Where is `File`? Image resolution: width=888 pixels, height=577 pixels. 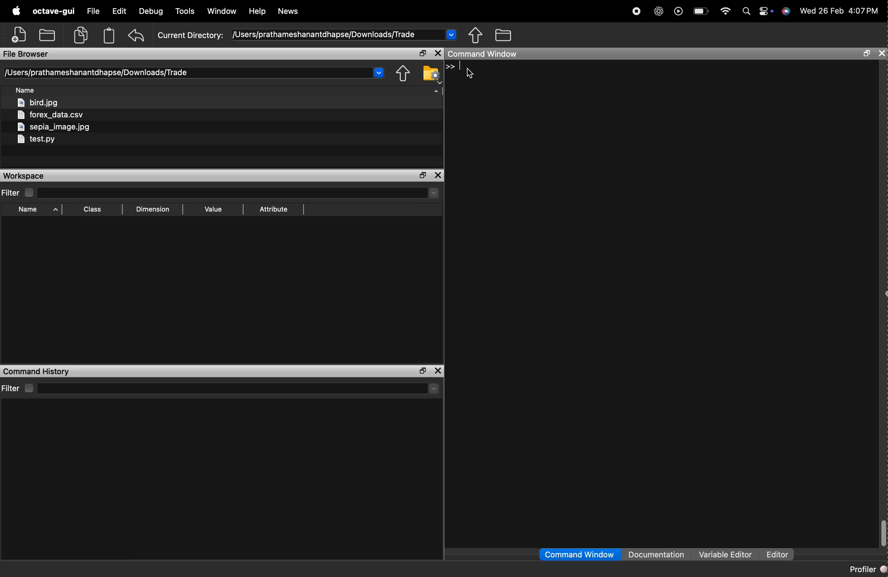
File is located at coordinates (94, 12).